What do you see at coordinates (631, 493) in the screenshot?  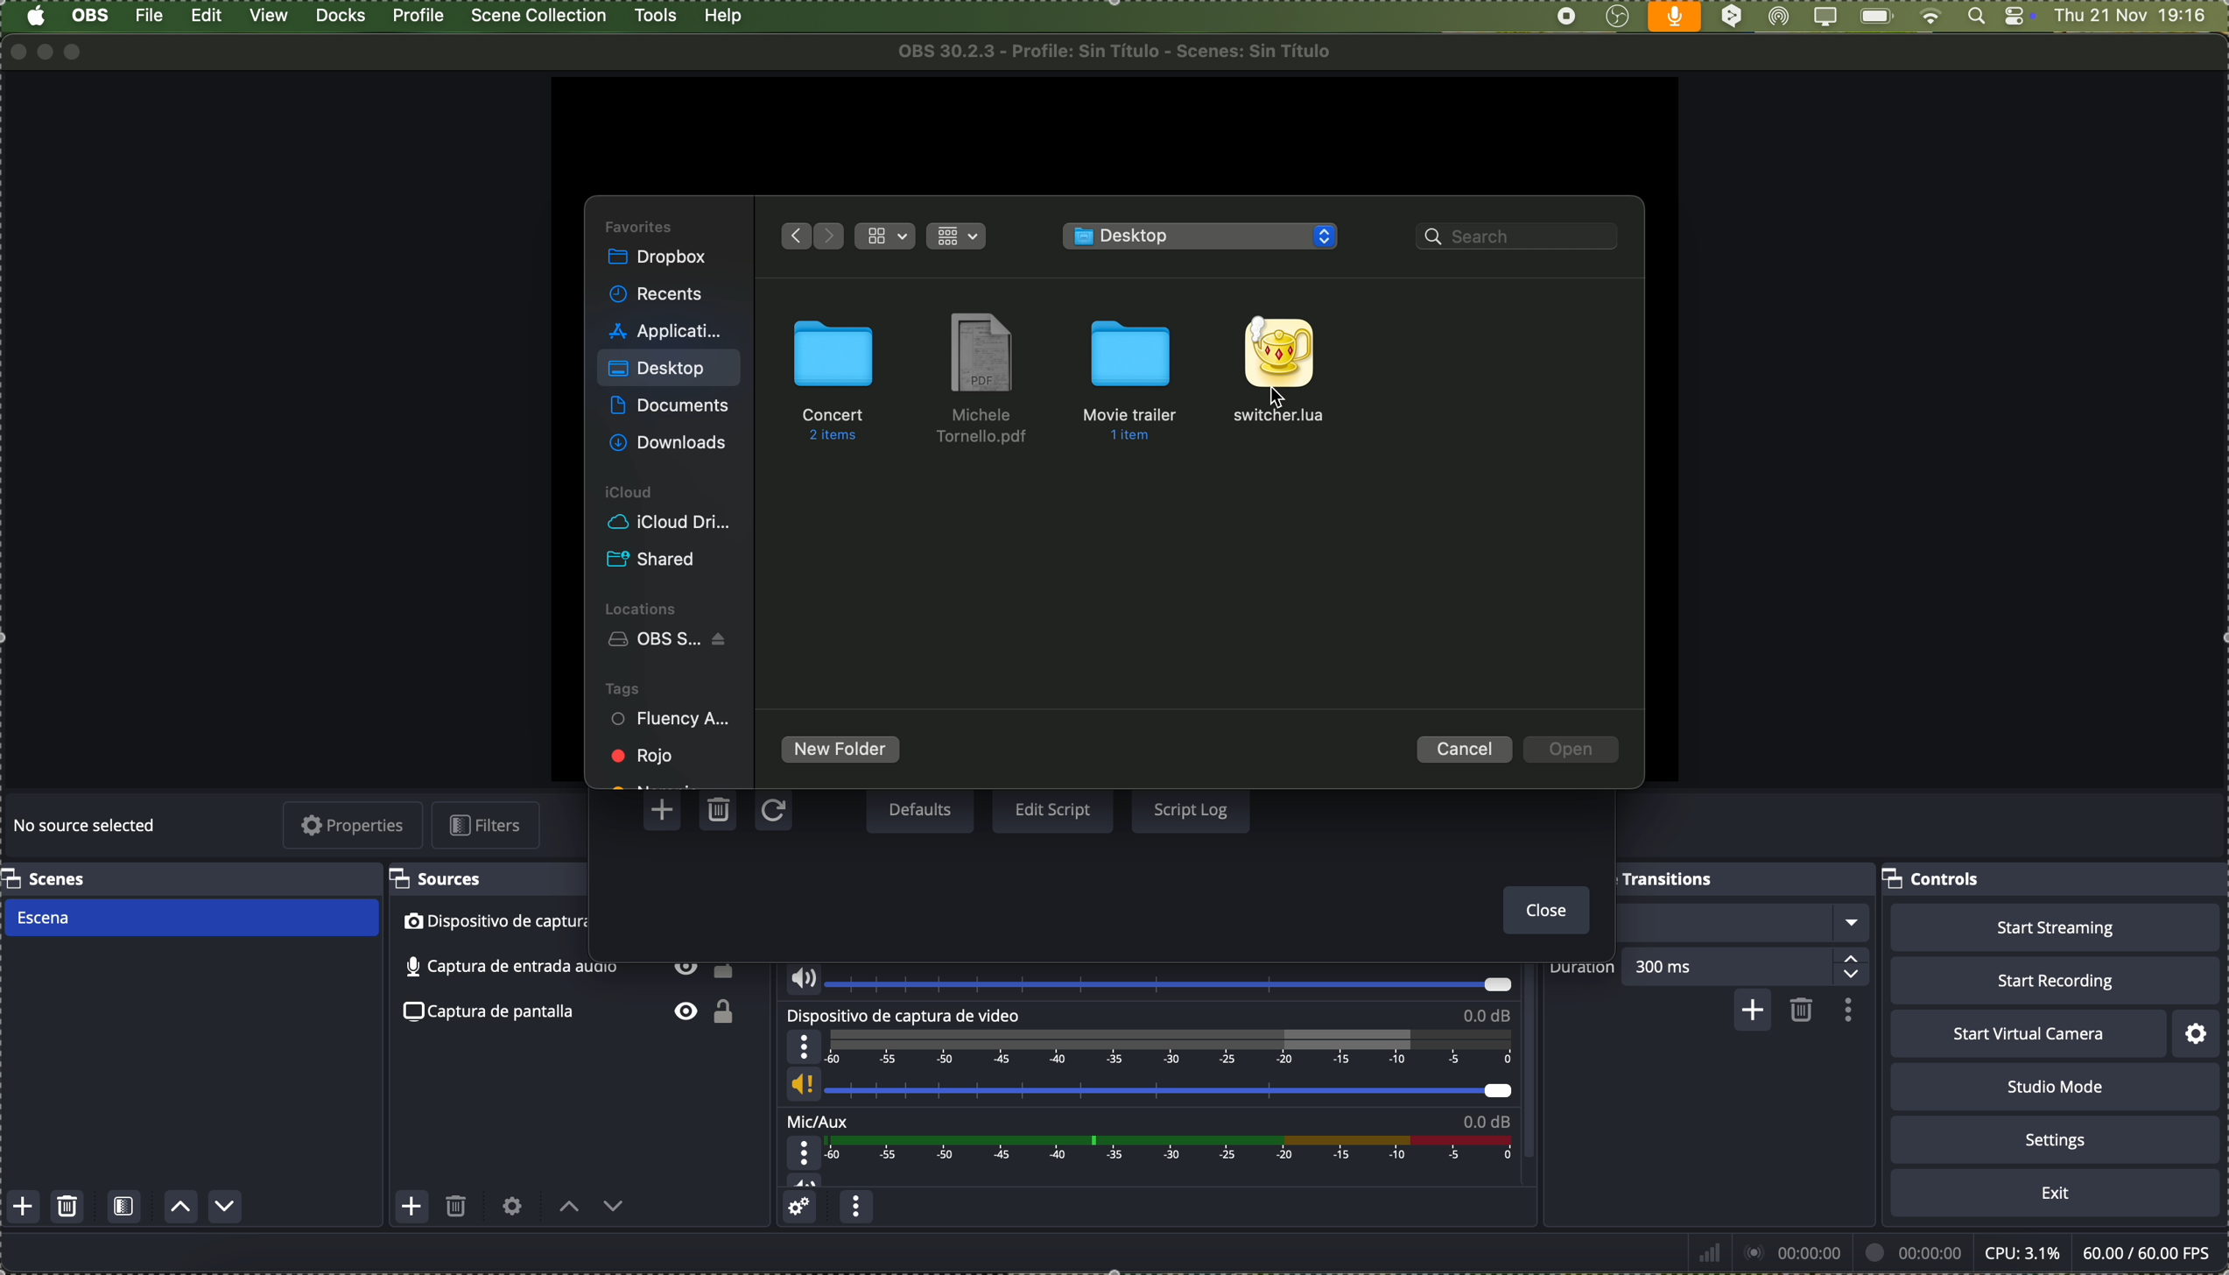 I see `icloud` at bounding box center [631, 493].